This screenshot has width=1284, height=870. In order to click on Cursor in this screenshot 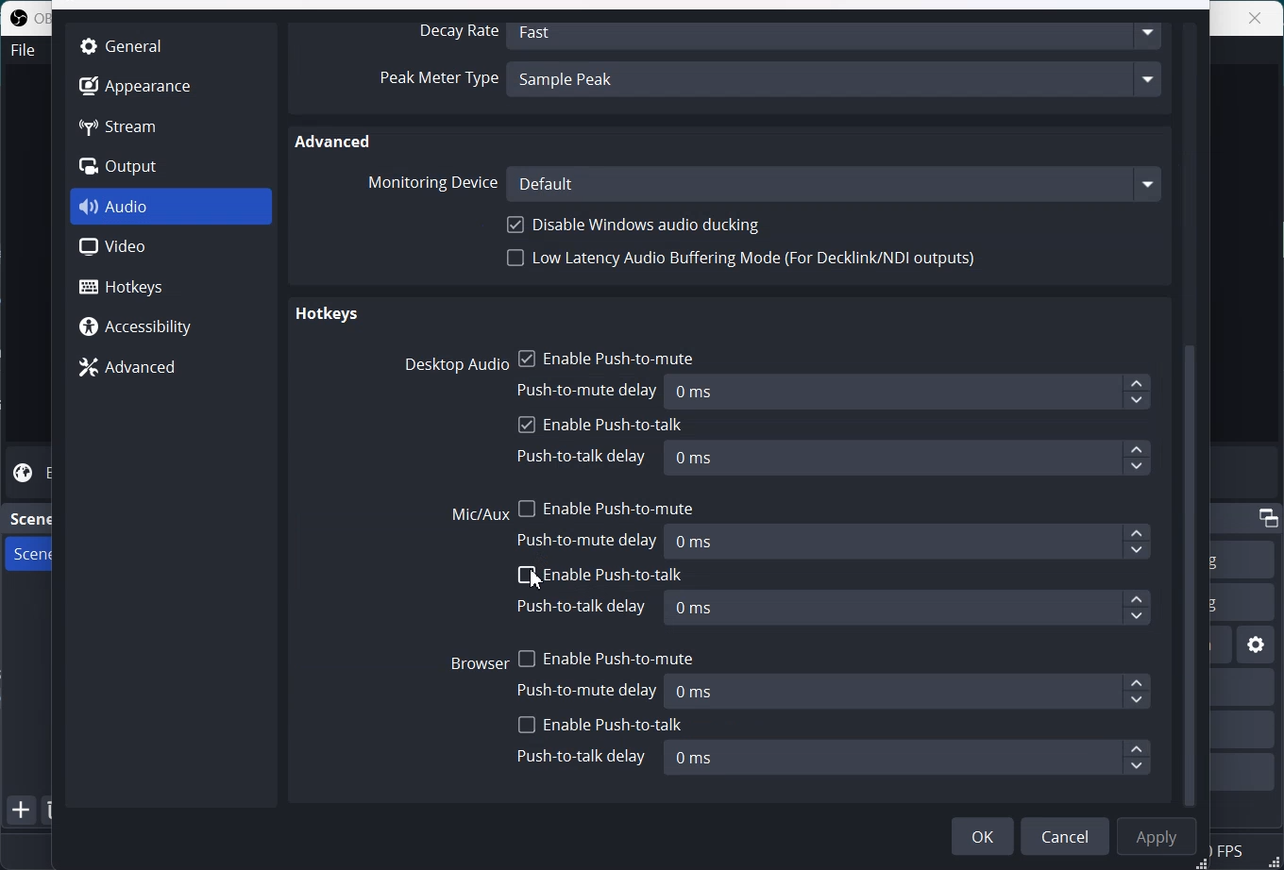, I will do `click(538, 579)`.